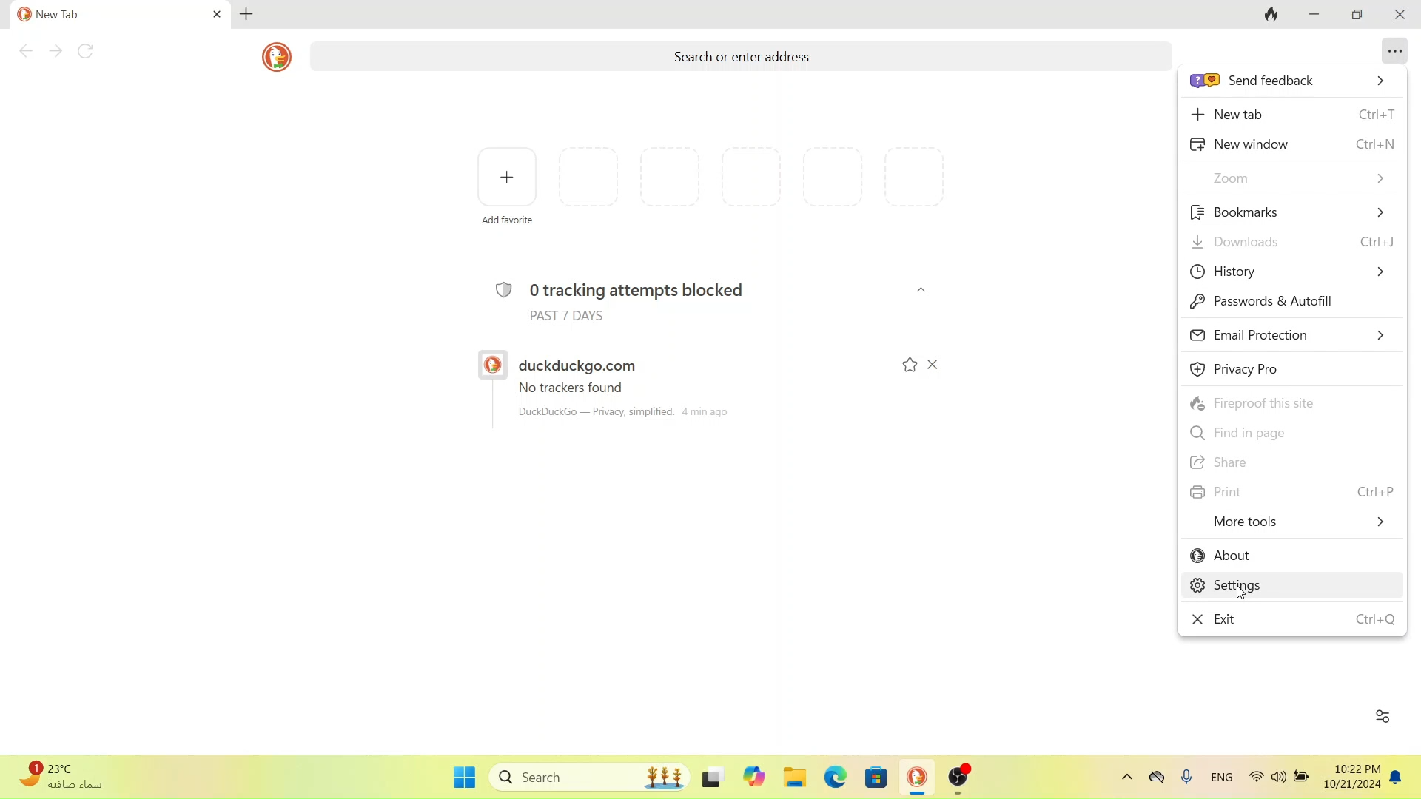 Image resolution: width=1421 pixels, height=799 pixels. Describe the element at coordinates (91, 15) in the screenshot. I see `current tab` at that location.